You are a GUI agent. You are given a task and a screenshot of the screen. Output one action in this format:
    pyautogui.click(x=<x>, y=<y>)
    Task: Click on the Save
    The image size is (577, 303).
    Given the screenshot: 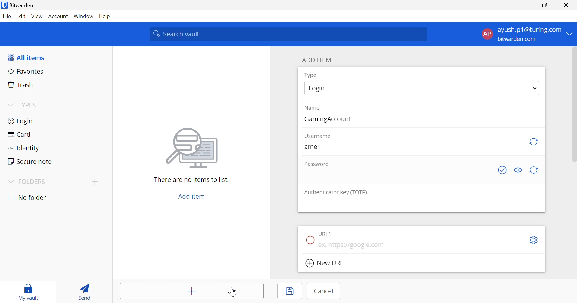 What is the action you would take?
    pyautogui.click(x=291, y=291)
    